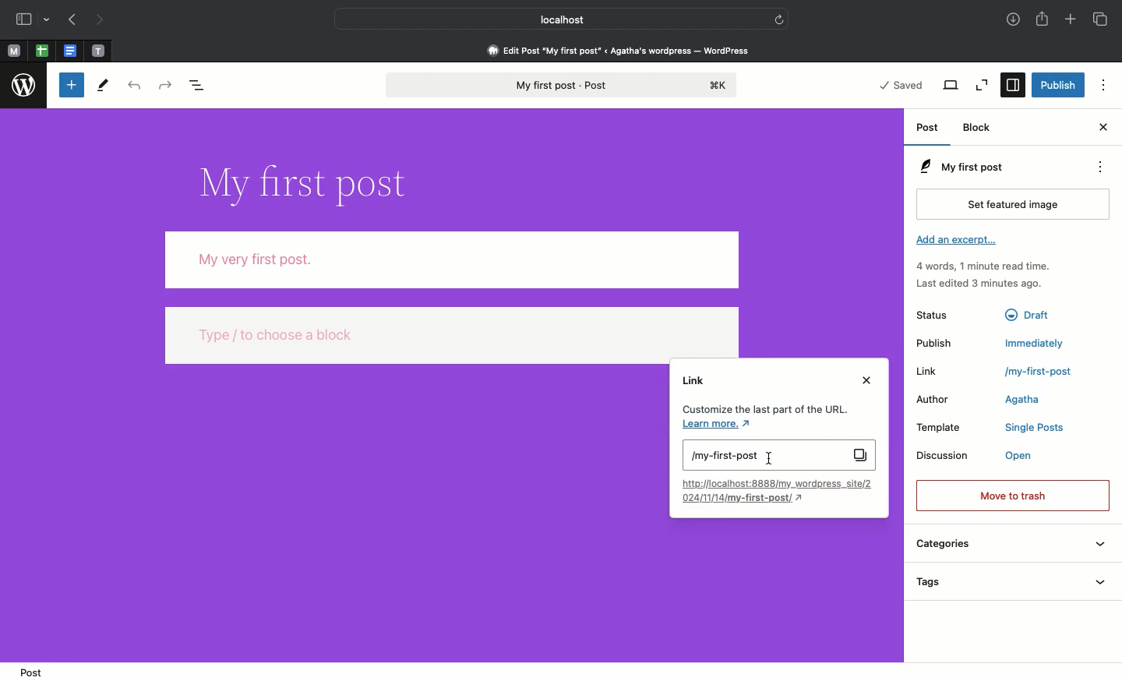  I want to click on Actions, so click(1099, 167).